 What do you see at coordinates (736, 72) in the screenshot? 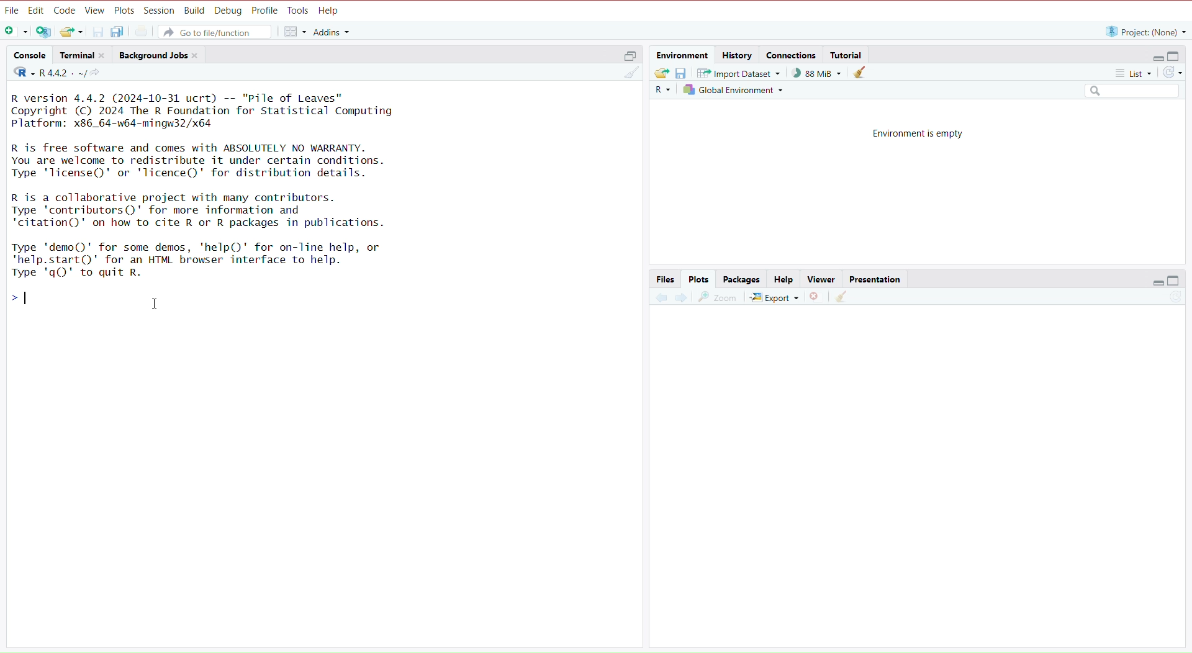
I see `Import Dataset` at bounding box center [736, 72].